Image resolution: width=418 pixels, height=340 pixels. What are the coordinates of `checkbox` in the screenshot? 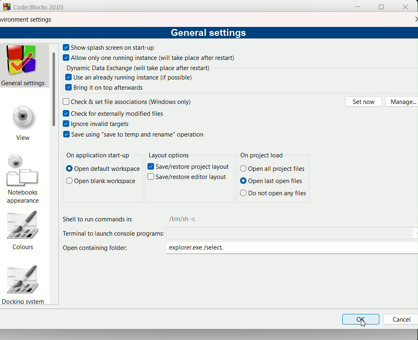 It's located at (68, 88).